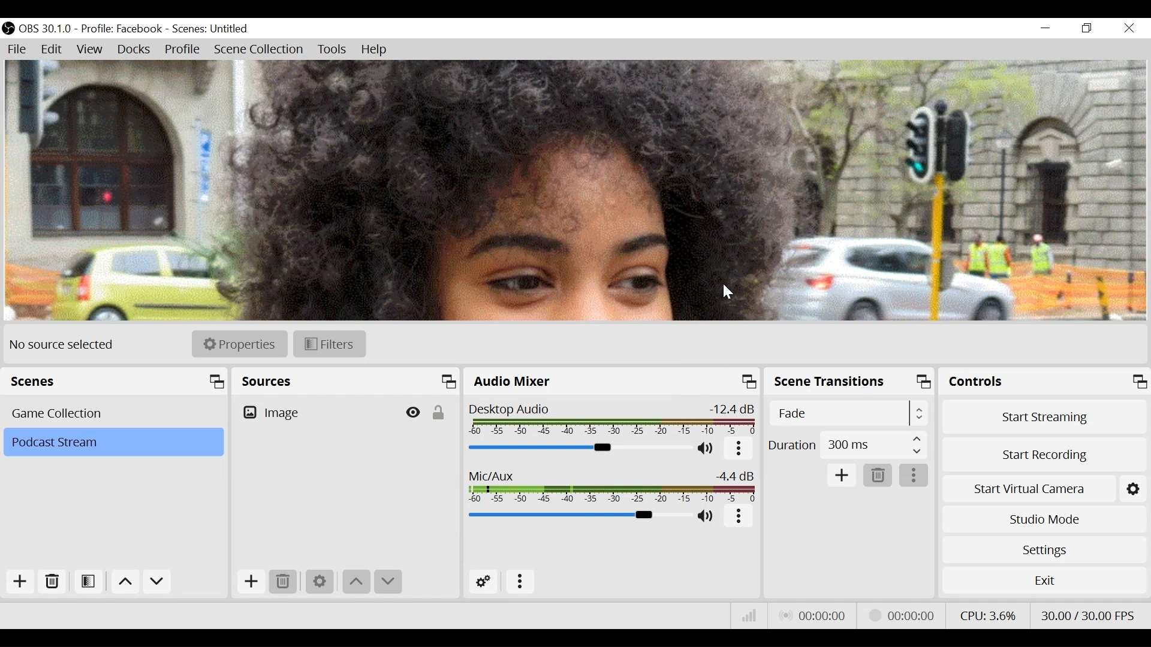  I want to click on Remove, so click(284, 583).